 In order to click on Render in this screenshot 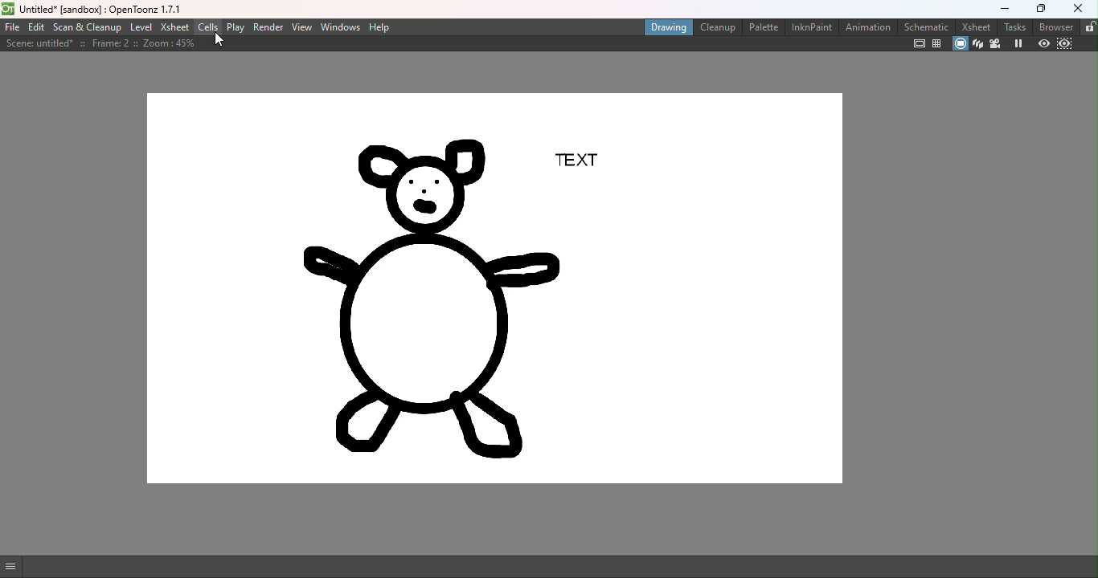, I will do `click(270, 28)`.